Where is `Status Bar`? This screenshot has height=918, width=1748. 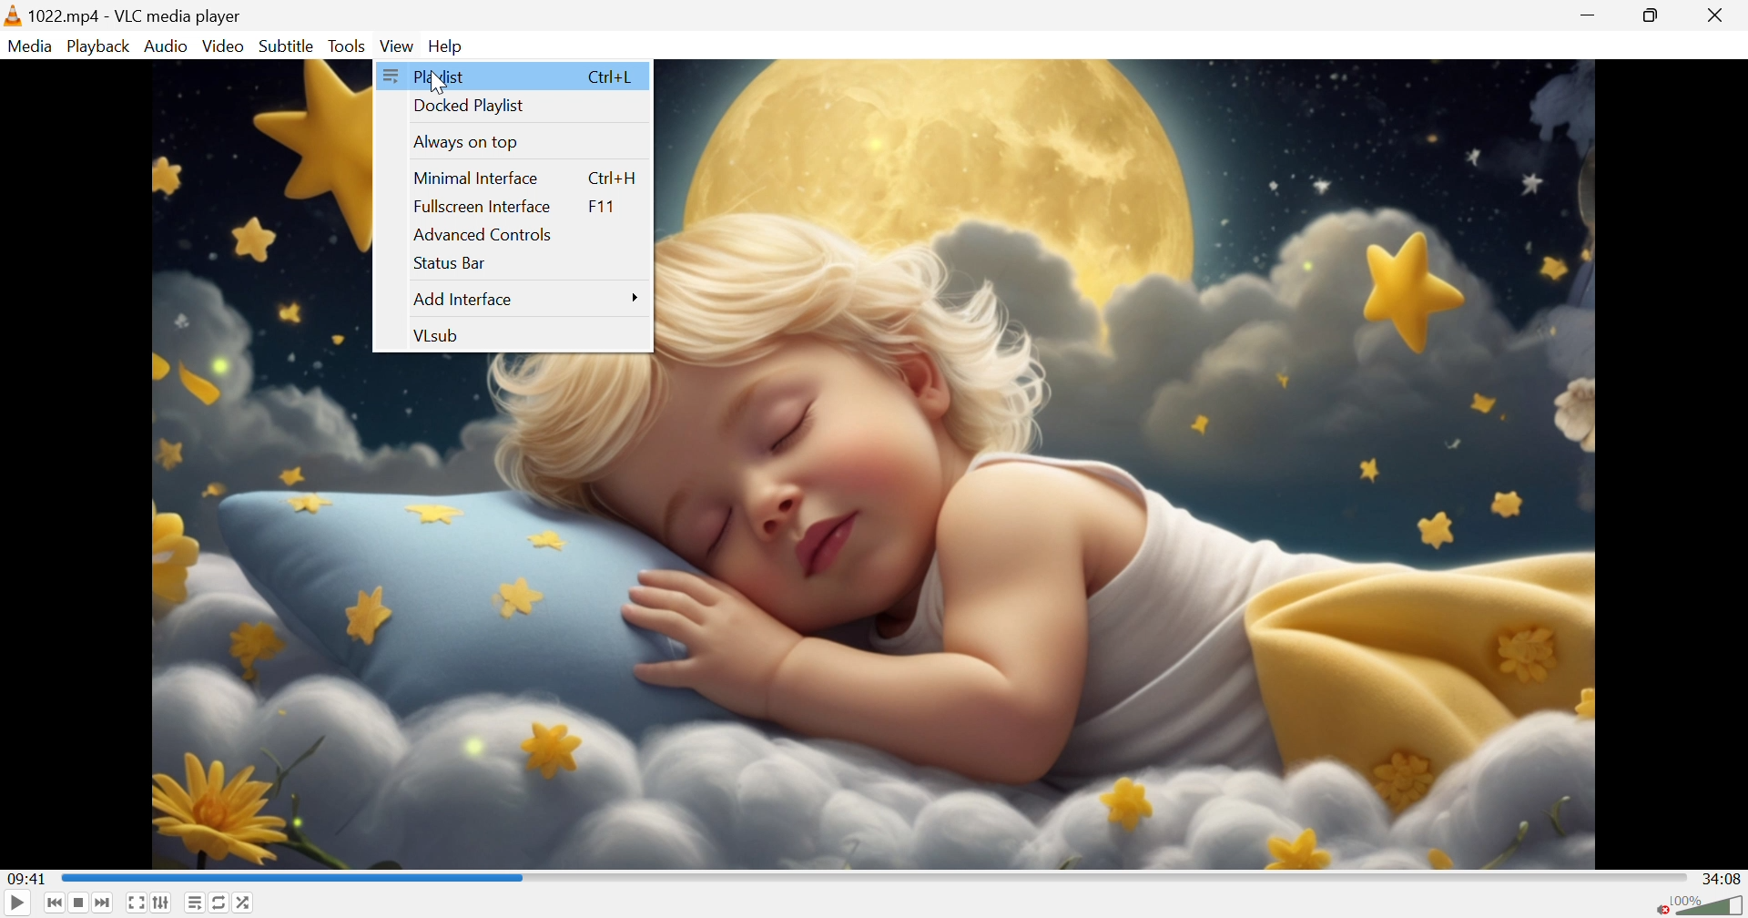
Status Bar is located at coordinates (451, 263).